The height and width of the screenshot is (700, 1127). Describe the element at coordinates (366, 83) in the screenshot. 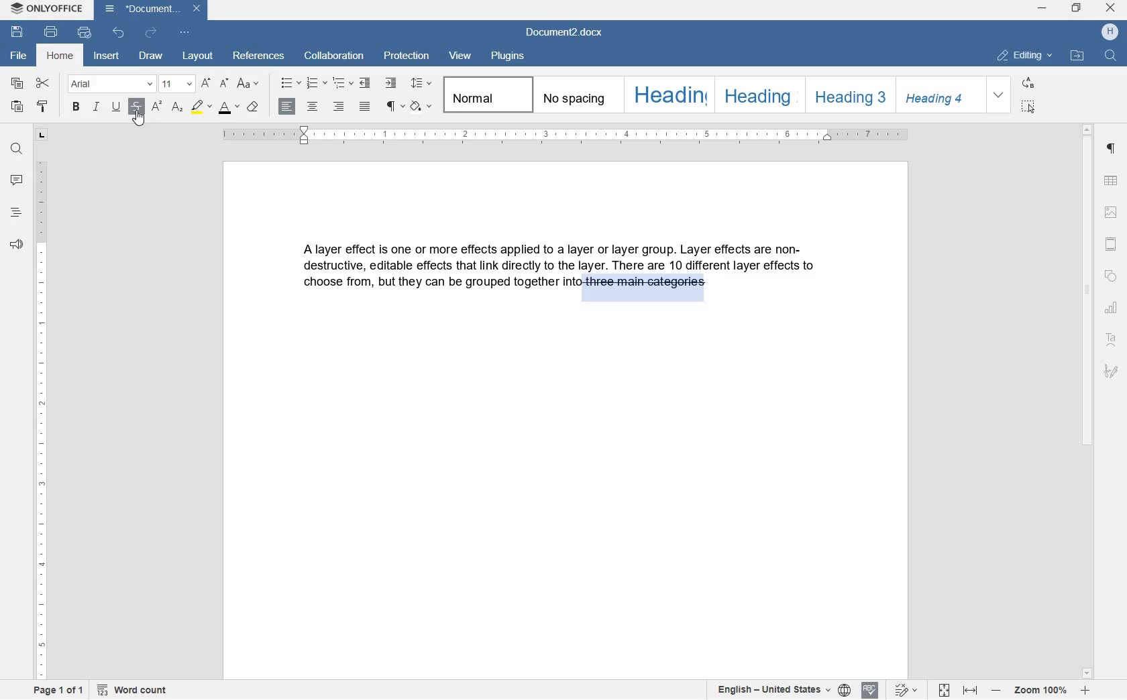

I see `decrease indent` at that location.